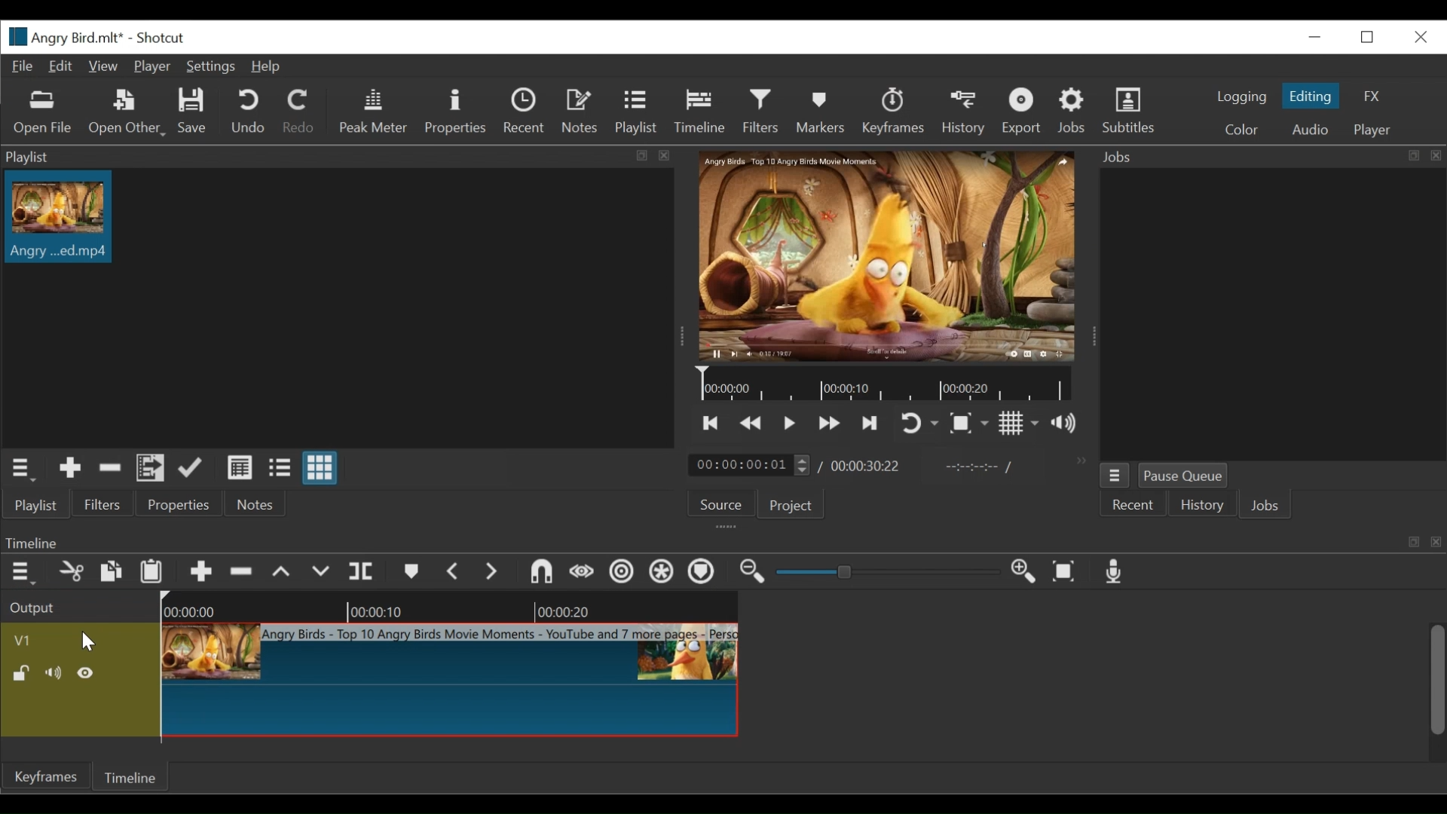  Describe the element at coordinates (1137, 506) in the screenshot. I see `Recent` at that location.